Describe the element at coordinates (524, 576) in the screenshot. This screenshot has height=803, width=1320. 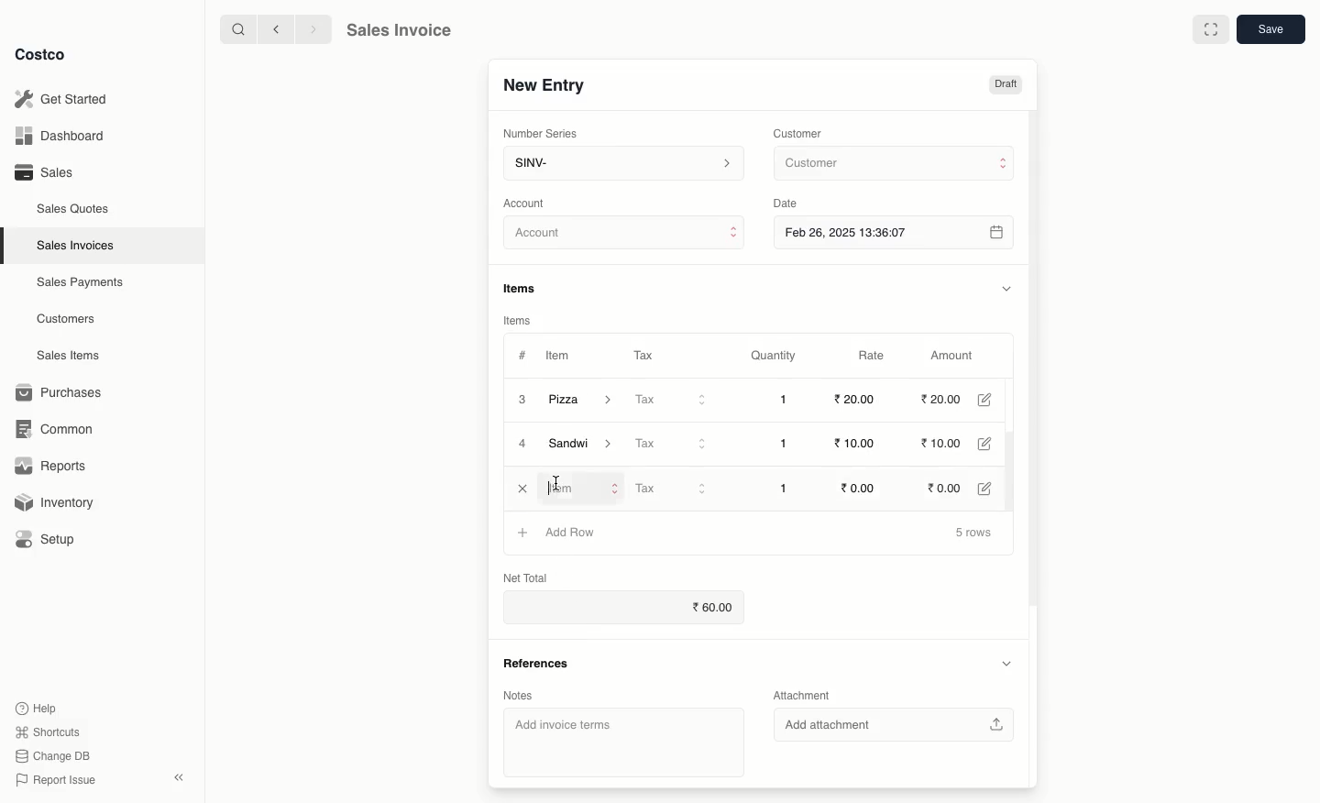
I see `Net Total` at that location.